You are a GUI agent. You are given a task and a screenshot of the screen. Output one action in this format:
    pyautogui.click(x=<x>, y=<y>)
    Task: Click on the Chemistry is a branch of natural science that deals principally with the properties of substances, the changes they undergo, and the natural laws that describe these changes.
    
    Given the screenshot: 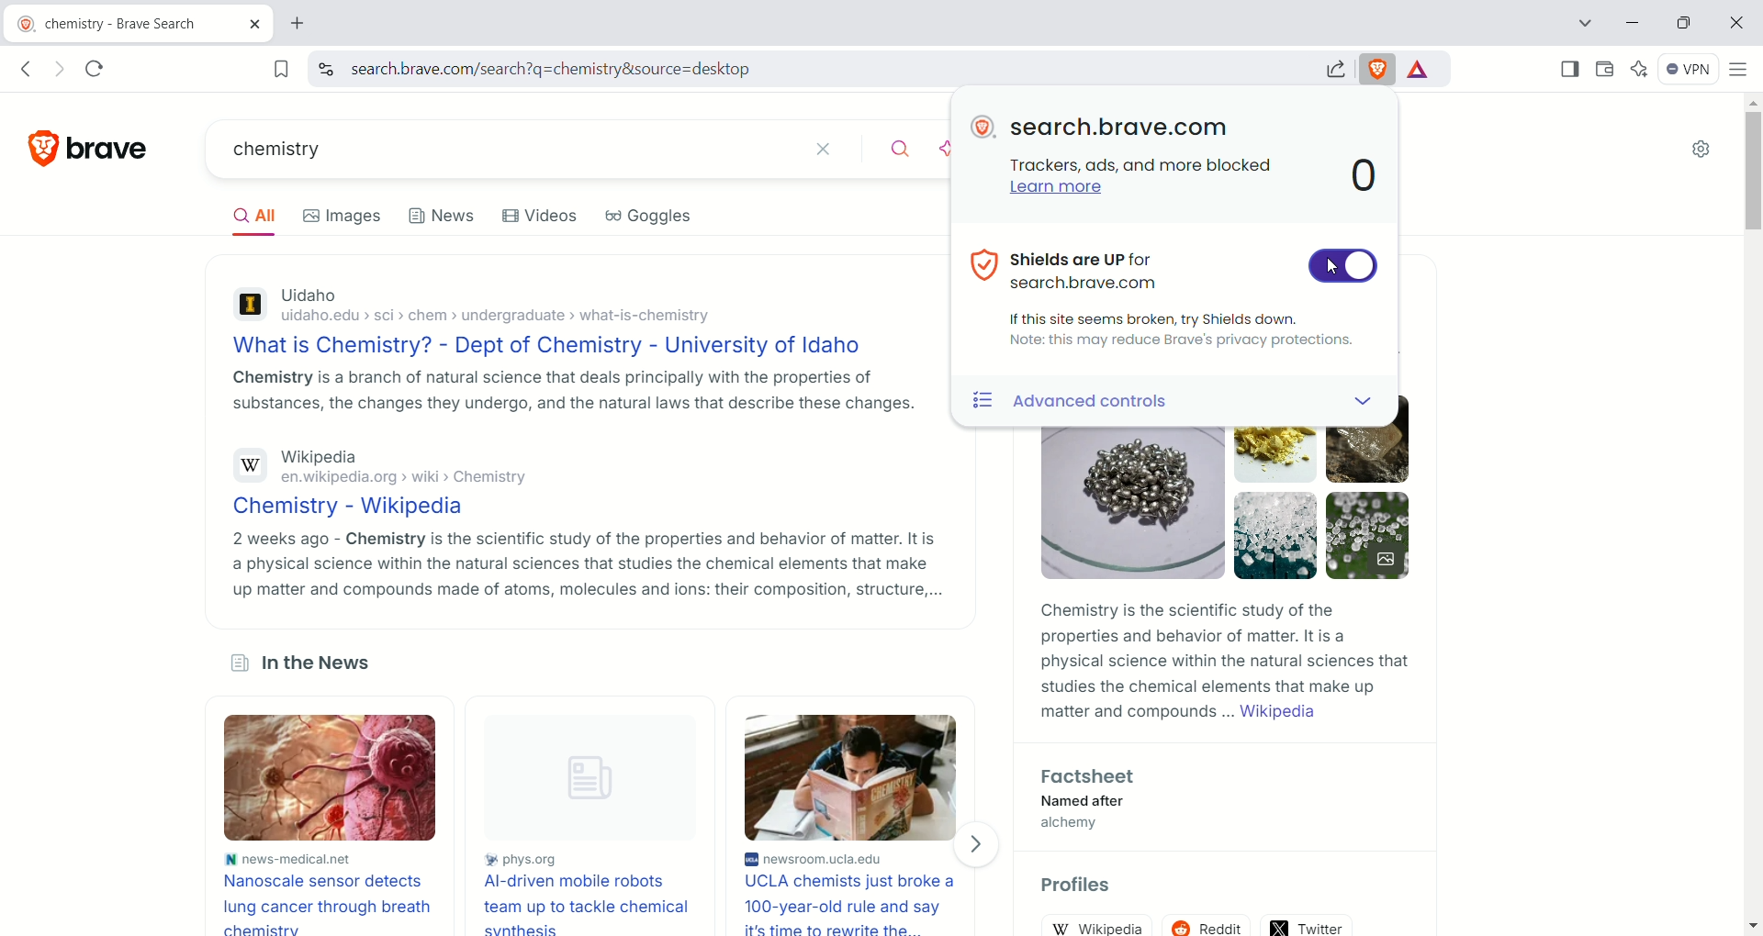 What is the action you would take?
    pyautogui.click(x=569, y=391)
    